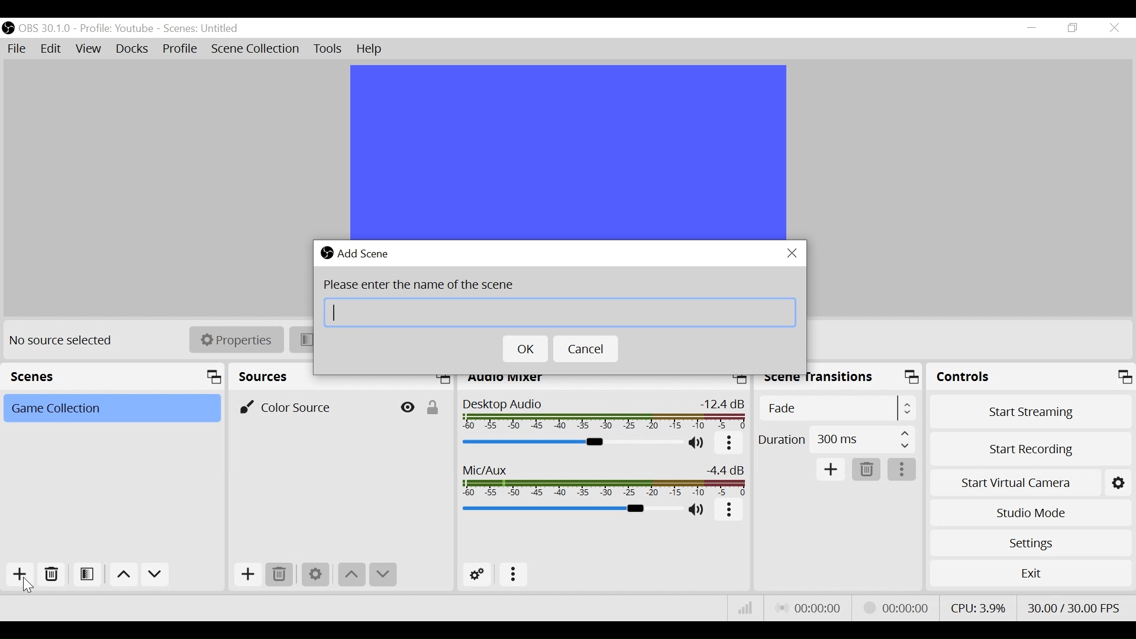 This screenshot has width=1136, height=639. What do you see at coordinates (903, 470) in the screenshot?
I see `more options` at bounding box center [903, 470].